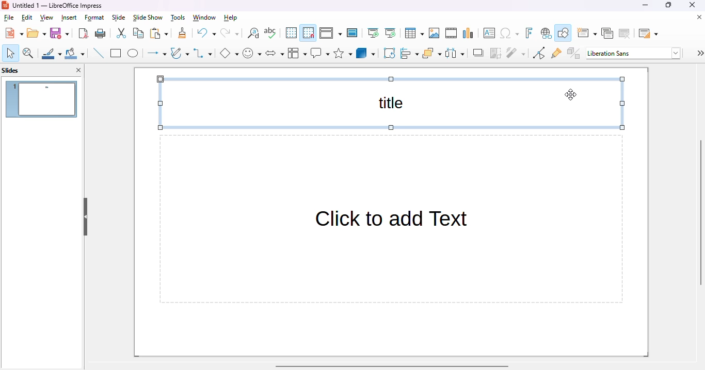 The height and width of the screenshot is (370, 705). What do you see at coordinates (393, 365) in the screenshot?
I see `horizontal scroll bar` at bounding box center [393, 365].